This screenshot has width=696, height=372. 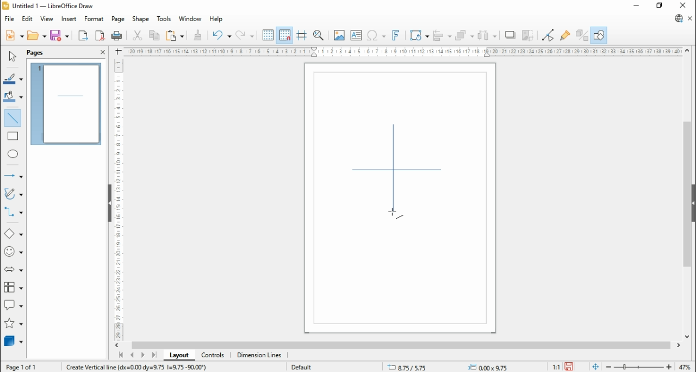 What do you see at coordinates (165, 19) in the screenshot?
I see `tools` at bounding box center [165, 19].